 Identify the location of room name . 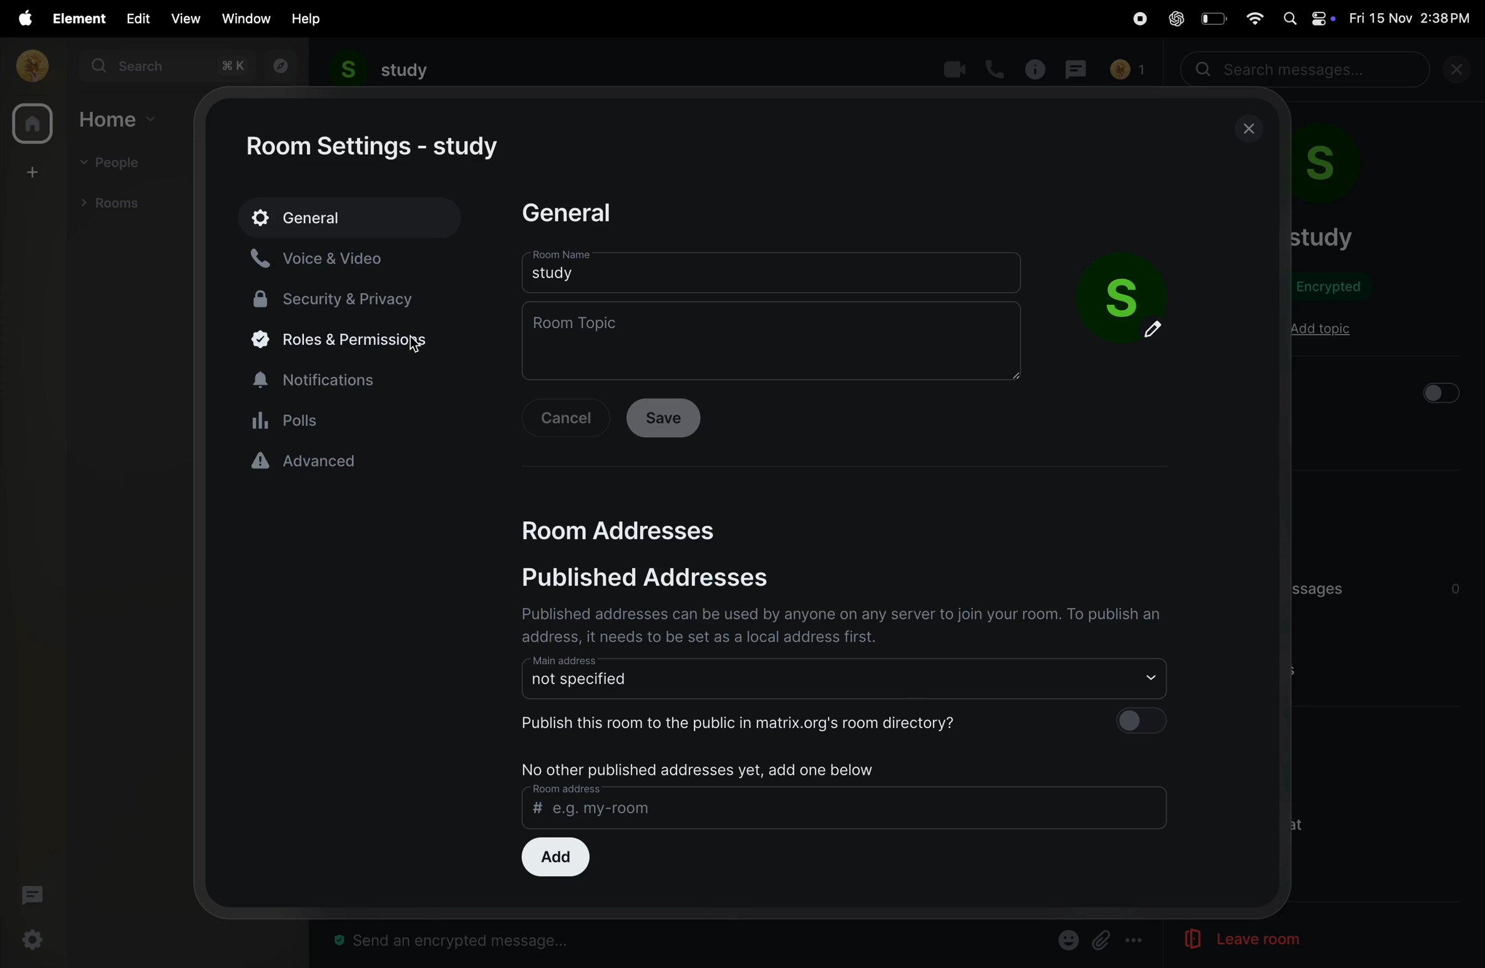
(1323, 237).